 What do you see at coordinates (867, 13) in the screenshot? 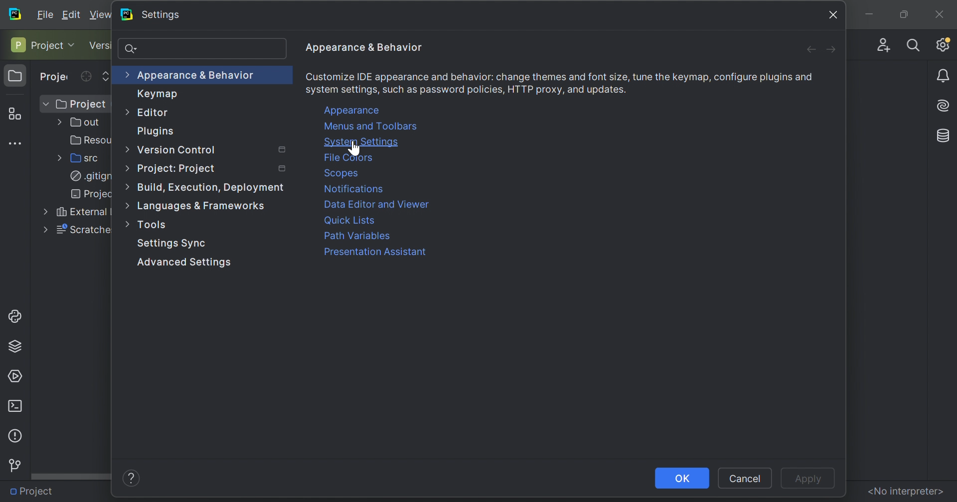
I see `Minimize` at bounding box center [867, 13].